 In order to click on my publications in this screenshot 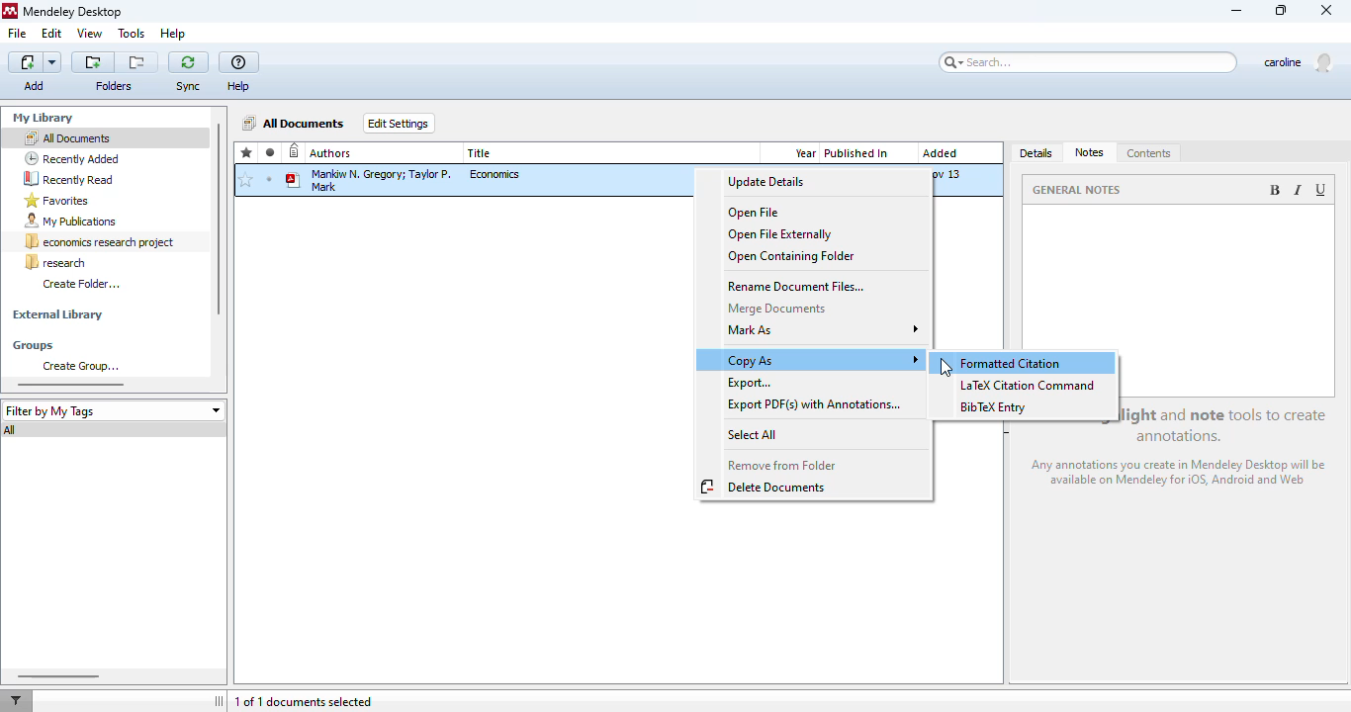, I will do `click(71, 222)`.